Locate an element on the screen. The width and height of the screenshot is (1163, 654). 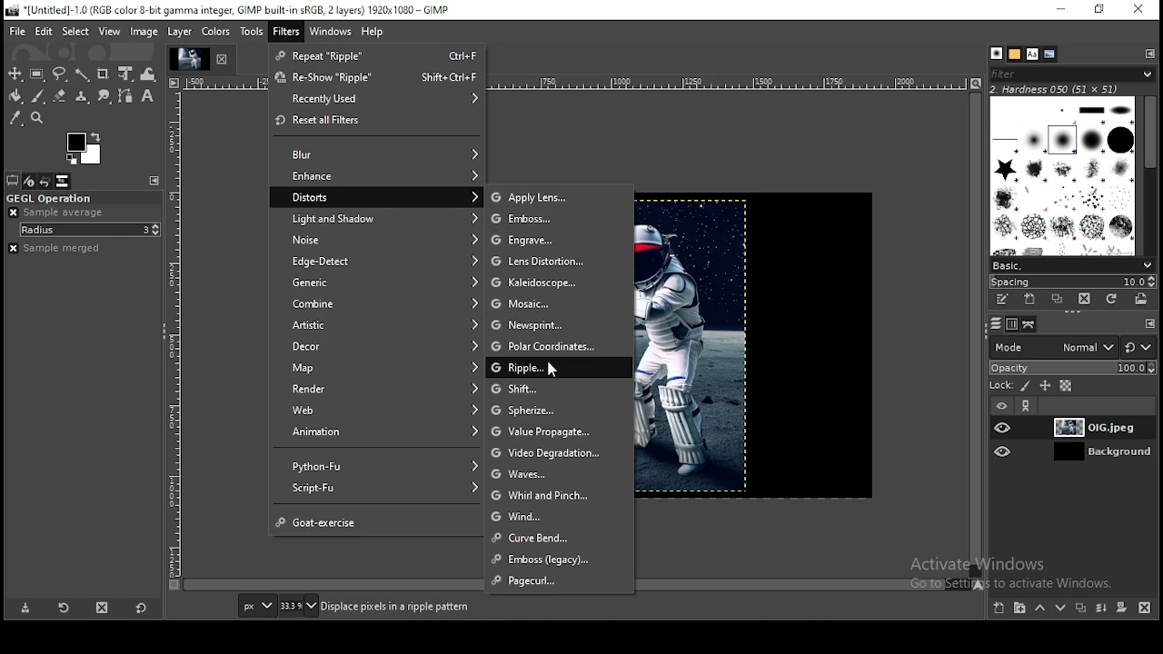
map is located at coordinates (383, 366).